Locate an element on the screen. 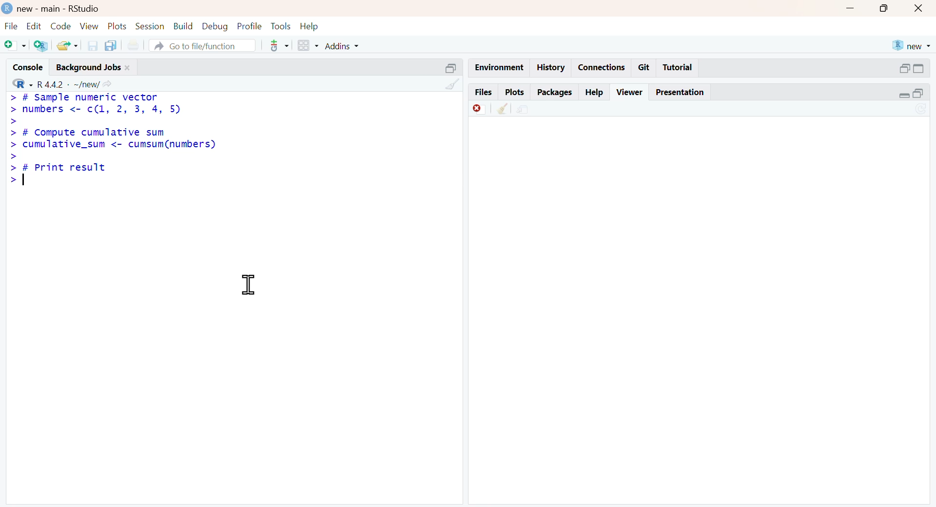 This screenshot has width=936, height=507. logo is located at coordinates (7, 9).